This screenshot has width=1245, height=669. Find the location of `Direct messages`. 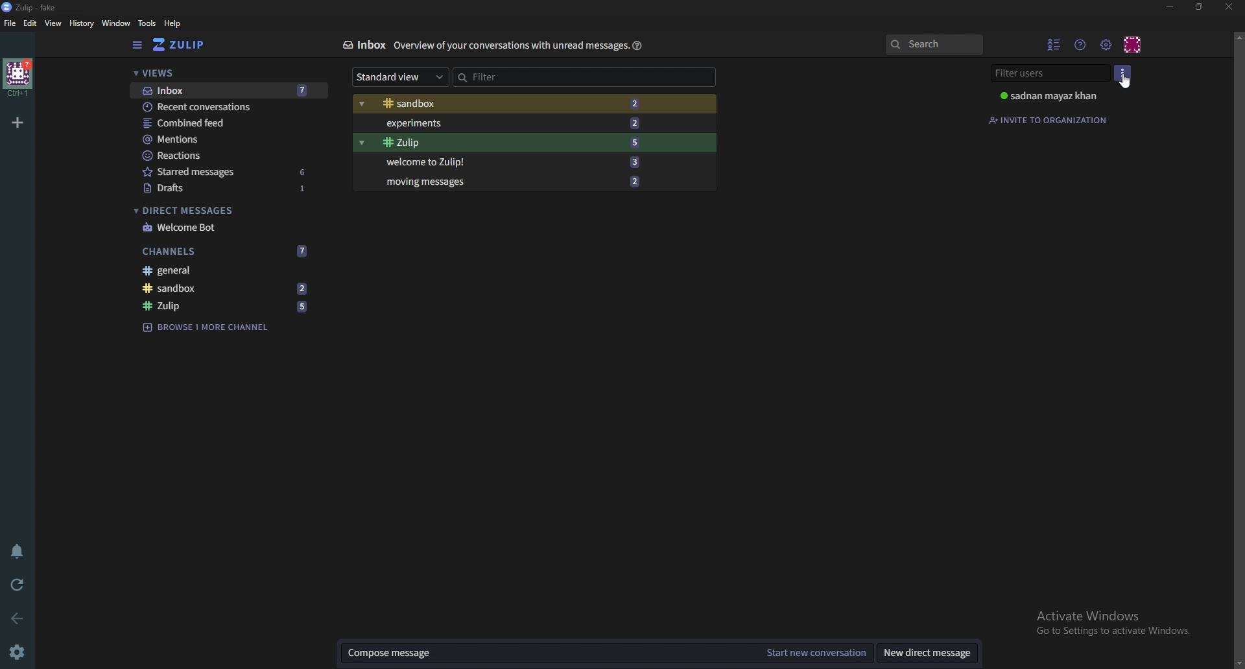

Direct messages is located at coordinates (222, 209).